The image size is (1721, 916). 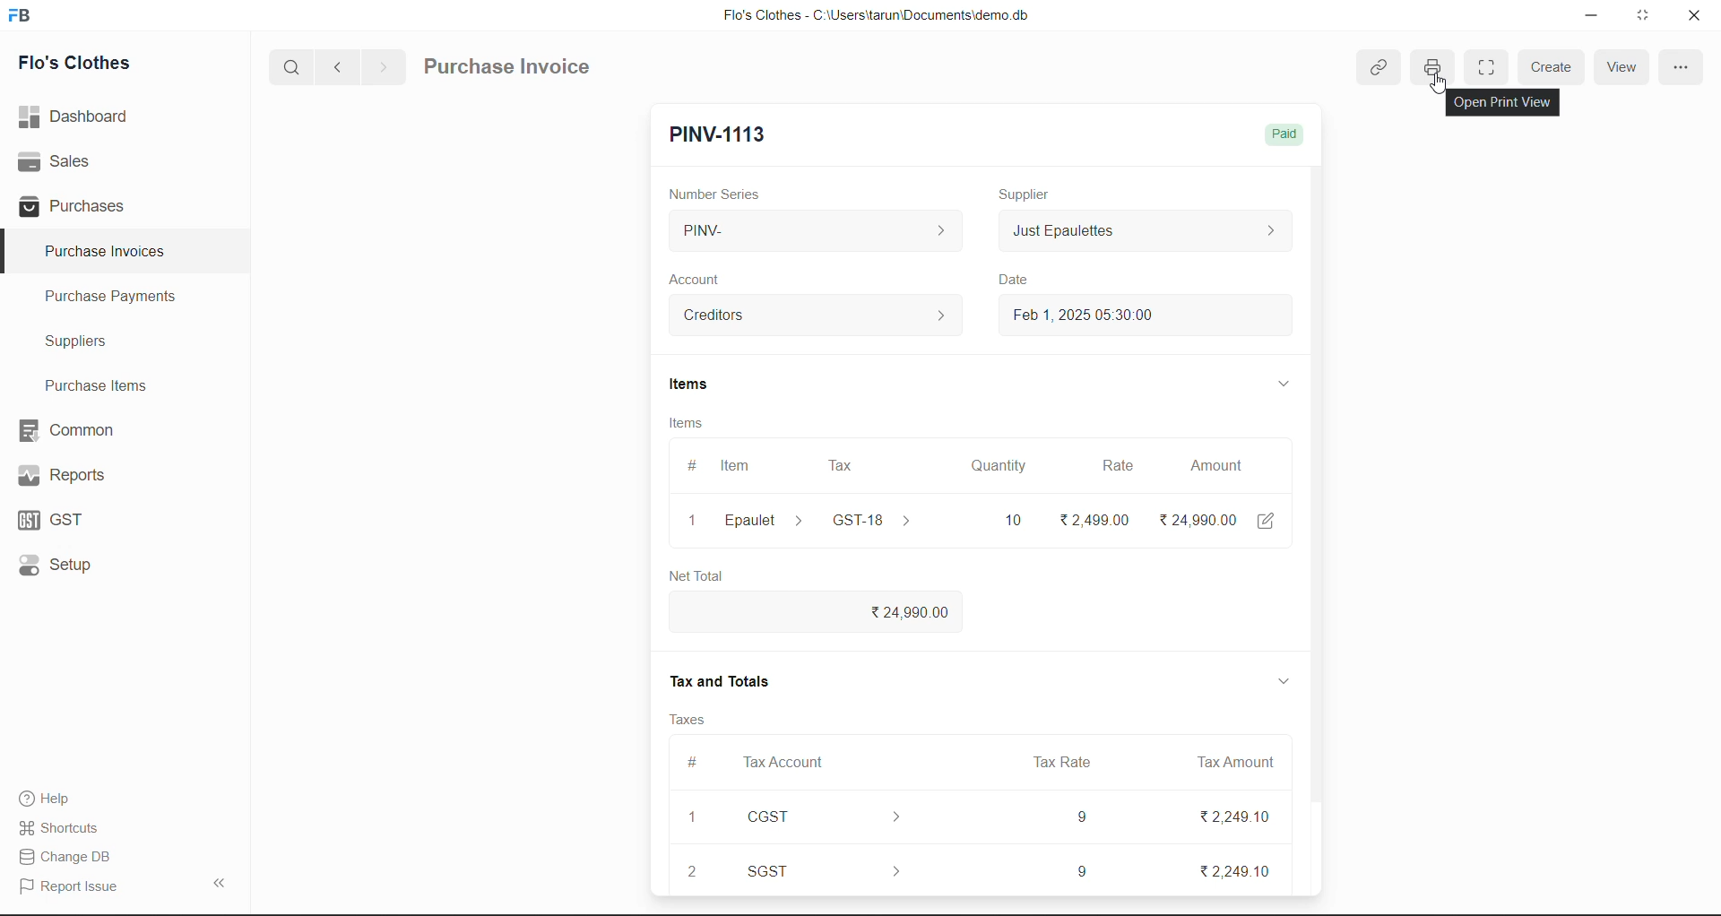 What do you see at coordinates (731, 193) in the screenshot?
I see `Number Series` at bounding box center [731, 193].